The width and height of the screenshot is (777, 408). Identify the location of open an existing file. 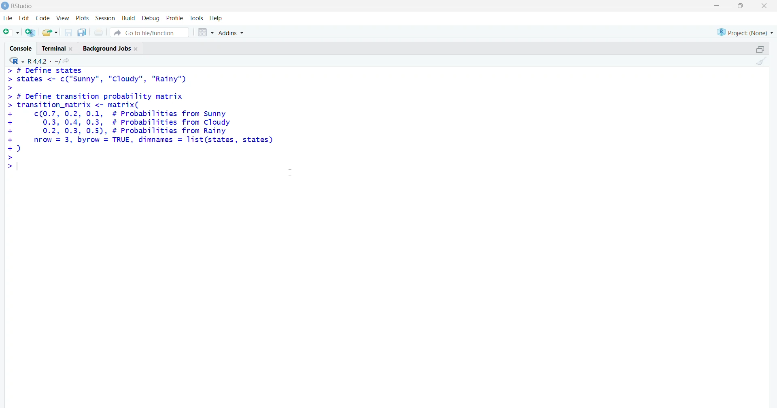
(50, 32).